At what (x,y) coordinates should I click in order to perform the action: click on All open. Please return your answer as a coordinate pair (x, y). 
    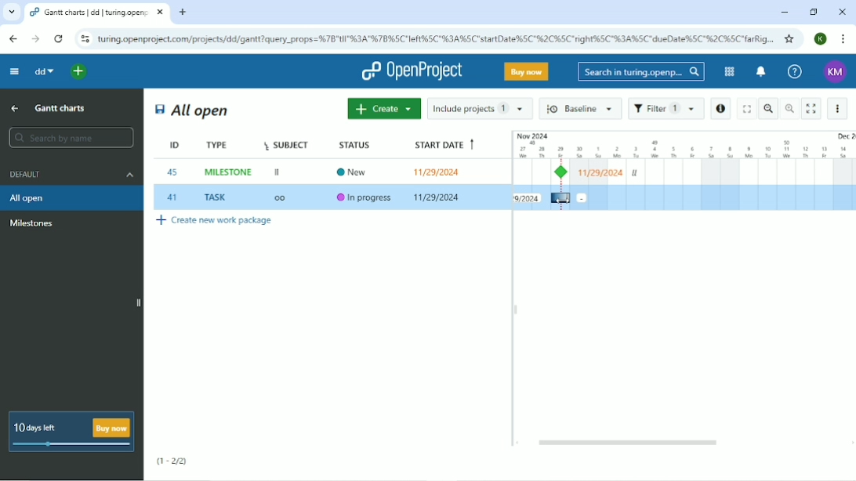
    Looking at the image, I should click on (72, 197).